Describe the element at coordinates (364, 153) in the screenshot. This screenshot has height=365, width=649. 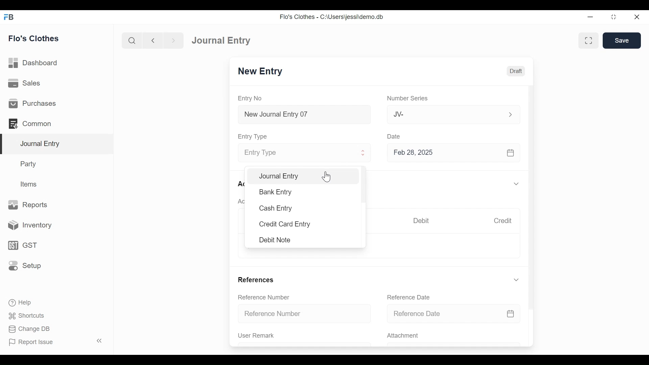
I see `Expand` at that location.